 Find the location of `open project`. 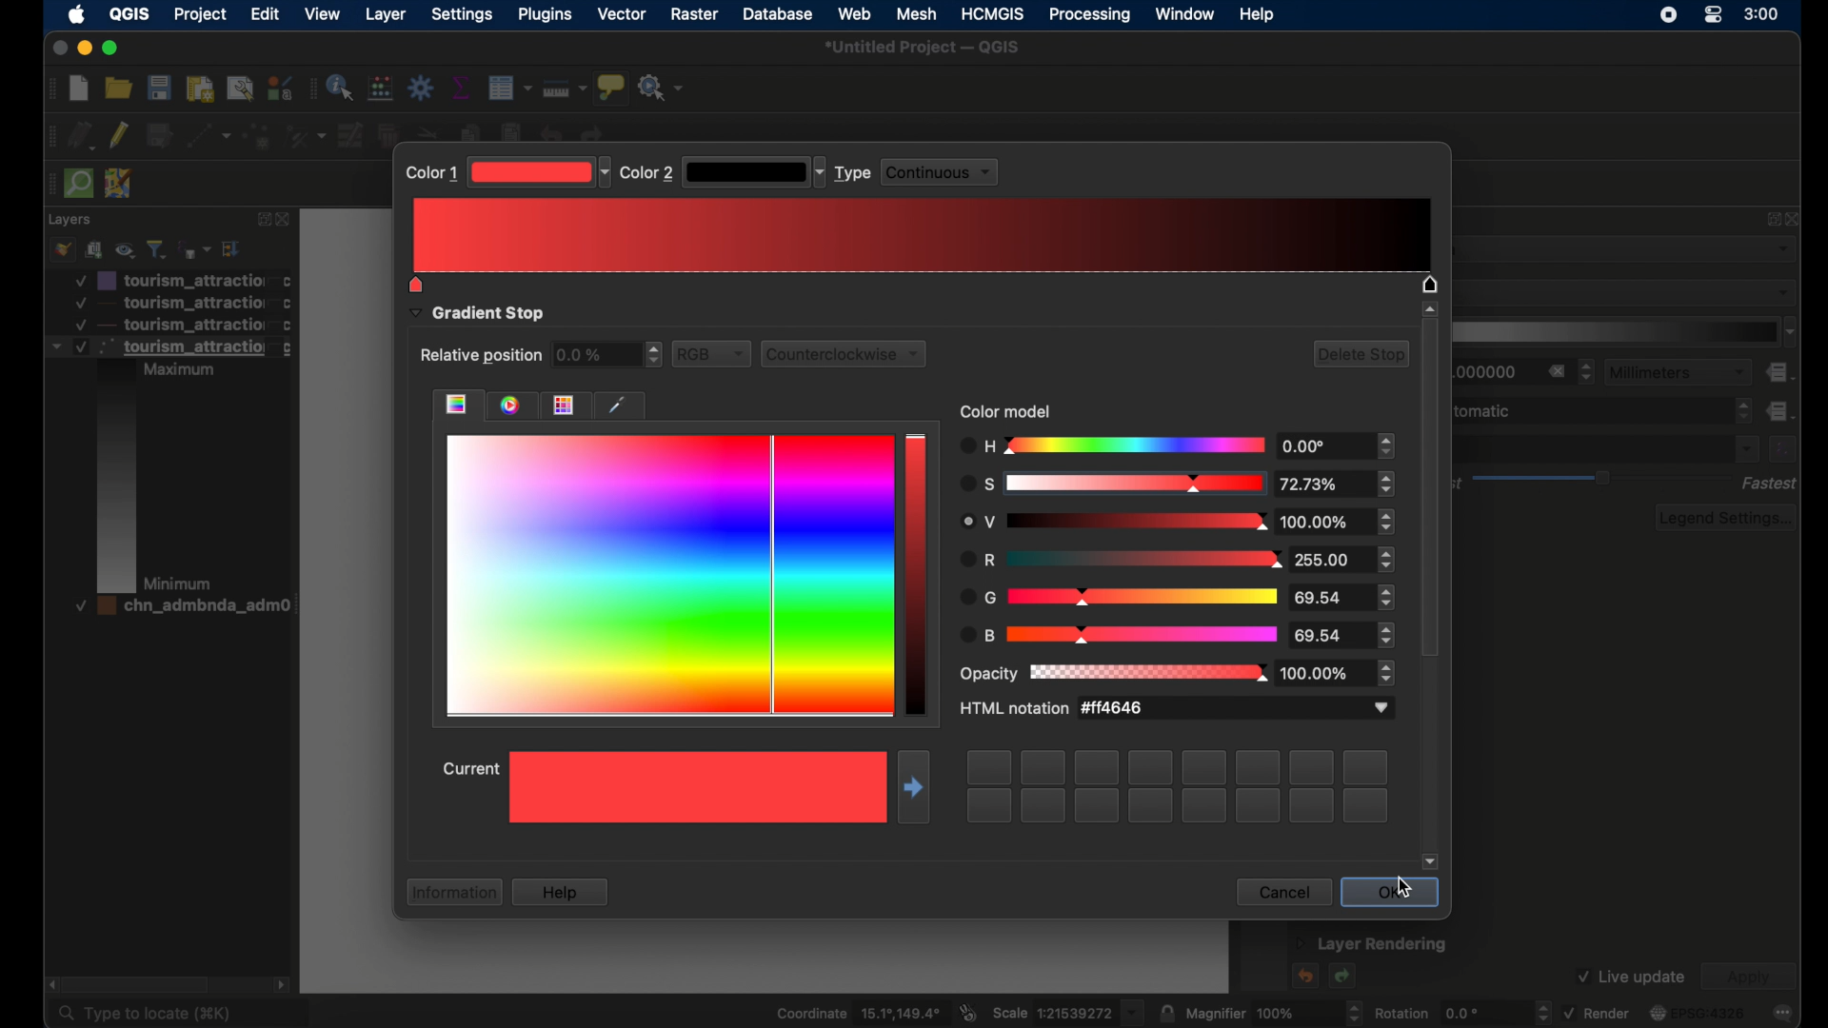

open project is located at coordinates (119, 88).